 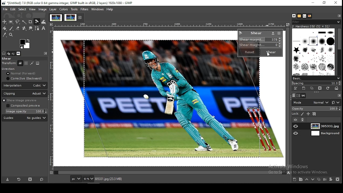 I want to click on paint bucket tool, so click(x=5, y=29).